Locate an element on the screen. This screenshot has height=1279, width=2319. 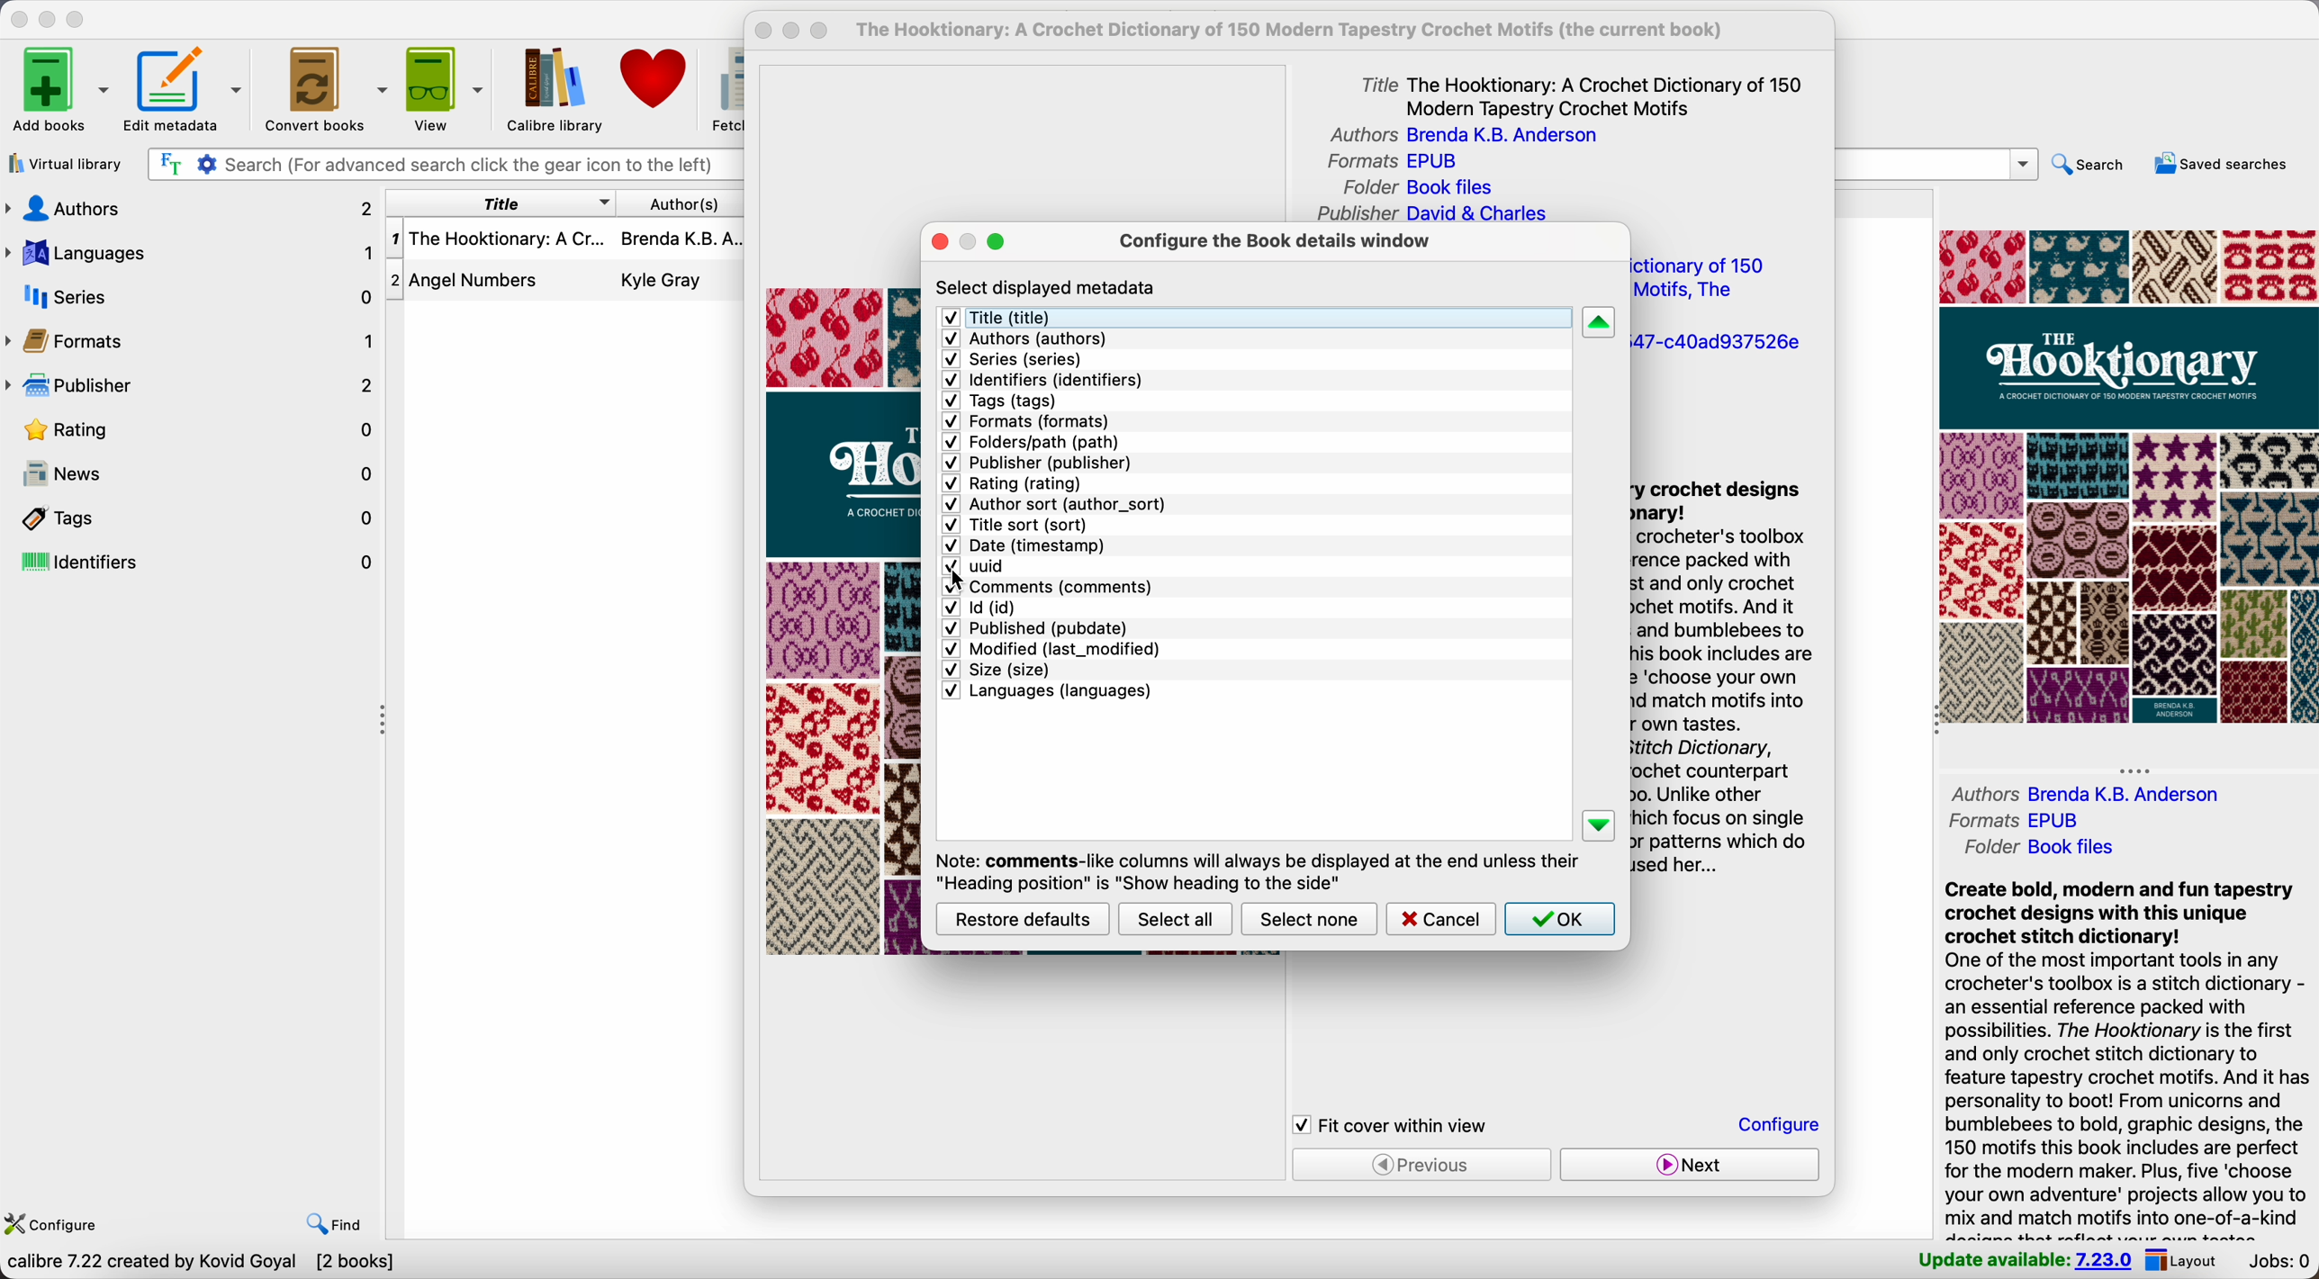
cursor is located at coordinates (961, 583).